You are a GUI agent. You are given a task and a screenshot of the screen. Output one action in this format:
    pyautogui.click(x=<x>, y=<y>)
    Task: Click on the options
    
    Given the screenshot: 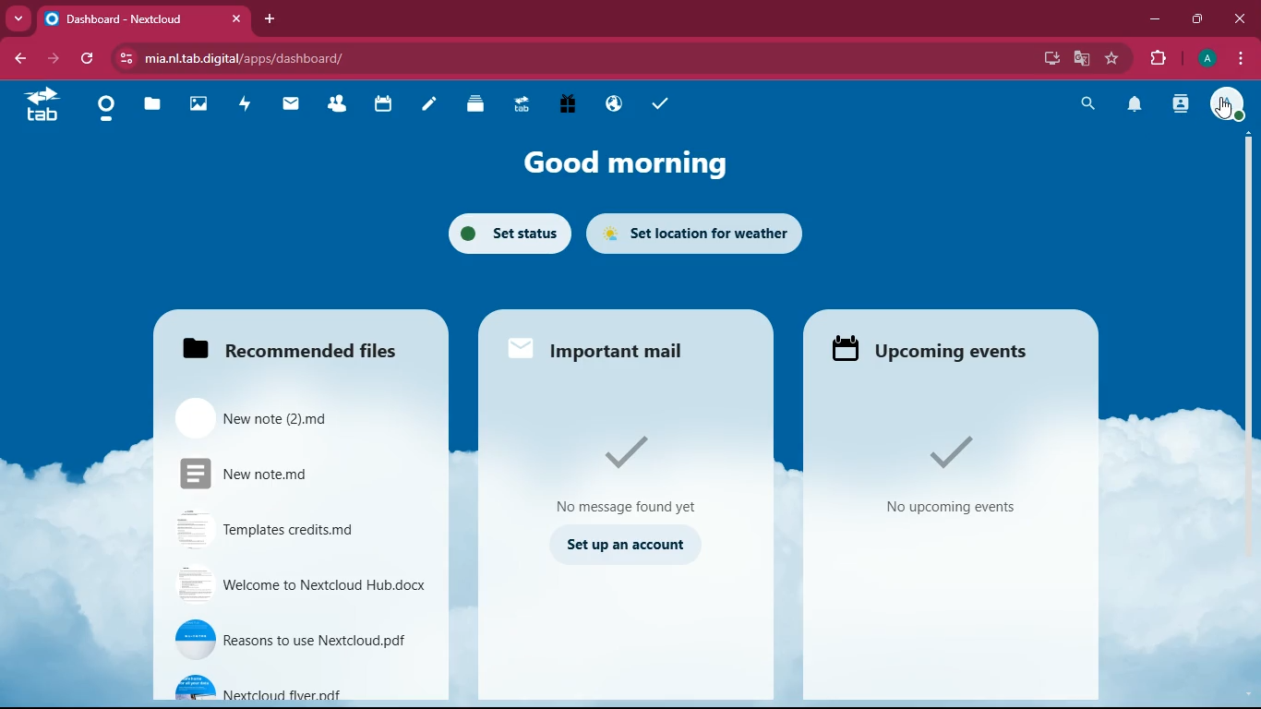 What is the action you would take?
    pyautogui.click(x=1241, y=58)
    